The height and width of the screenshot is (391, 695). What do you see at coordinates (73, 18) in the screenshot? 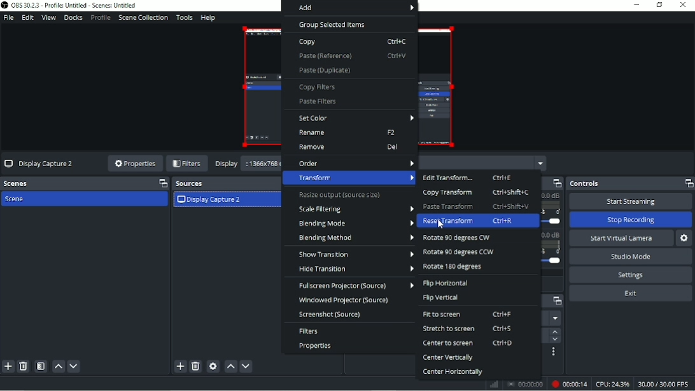
I see `Docks` at bounding box center [73, 18].